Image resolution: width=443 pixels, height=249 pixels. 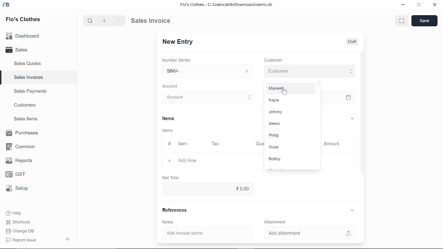 What do you see at coordinates (177, 60) in the screenshot?
I see `‘Number Series` at bounding box center [177, 60].